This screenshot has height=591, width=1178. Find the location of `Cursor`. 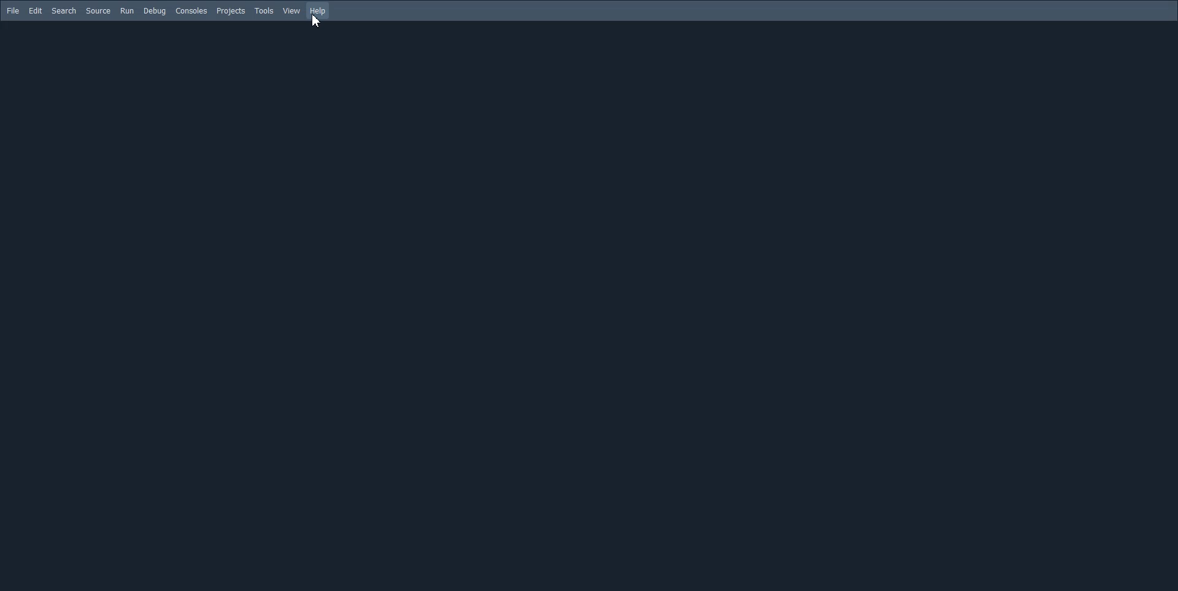

Cursor is located at coordinates (315, 21).